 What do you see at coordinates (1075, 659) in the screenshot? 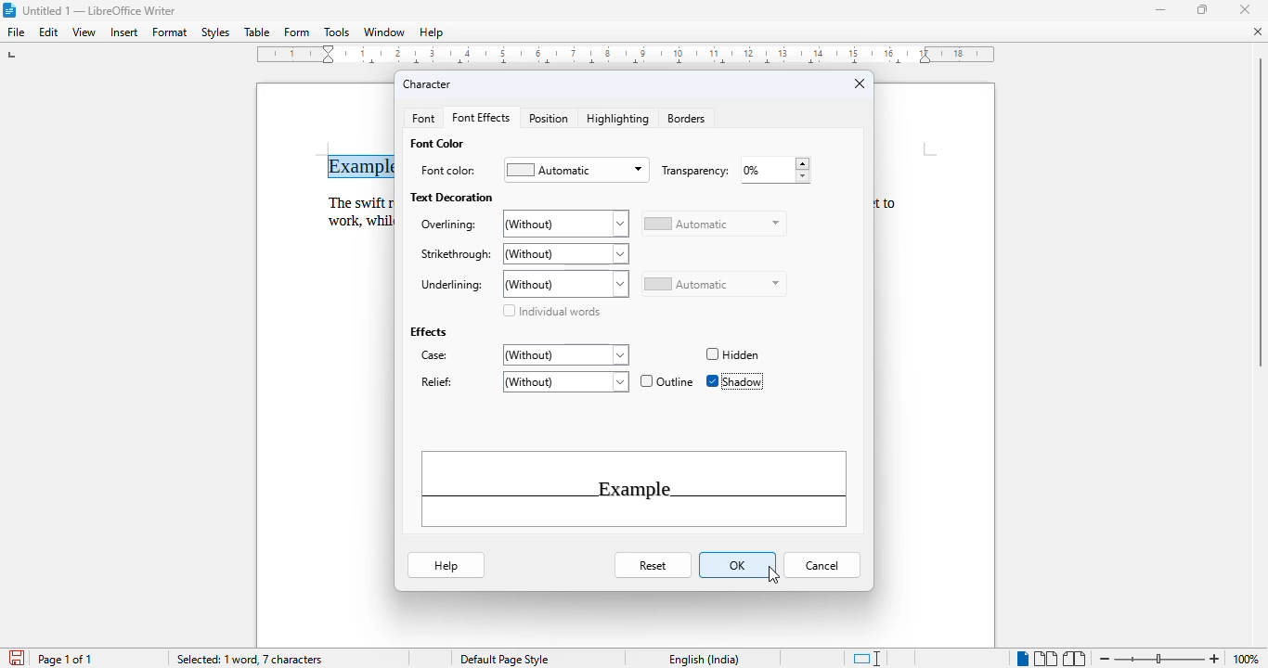
I see `book view` at bounding box center [1075, 659].